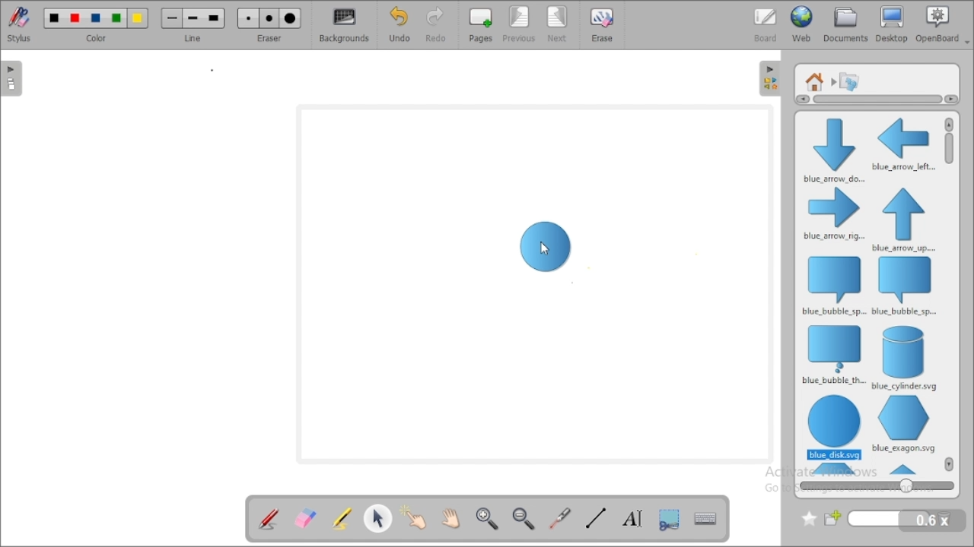 The width and height of the screenshot is (974, 547). Describe the element at coordinates (906, 286) in the screenshot. I see `blue bubble speak left` at that location.